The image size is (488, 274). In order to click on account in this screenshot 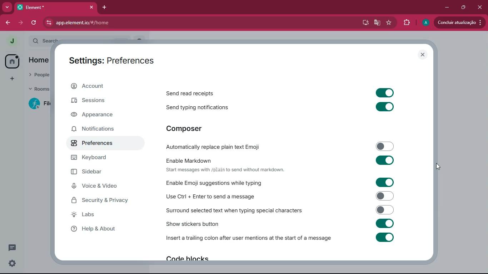, I will do `click(107, 86)`.